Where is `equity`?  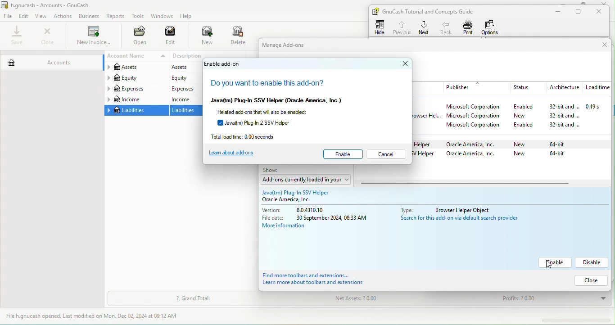 equity is located at coordinates (136, 78).